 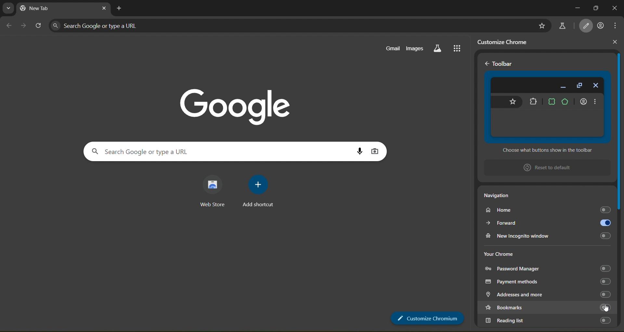 I want to click on search labs, so click(x=437, y=49).